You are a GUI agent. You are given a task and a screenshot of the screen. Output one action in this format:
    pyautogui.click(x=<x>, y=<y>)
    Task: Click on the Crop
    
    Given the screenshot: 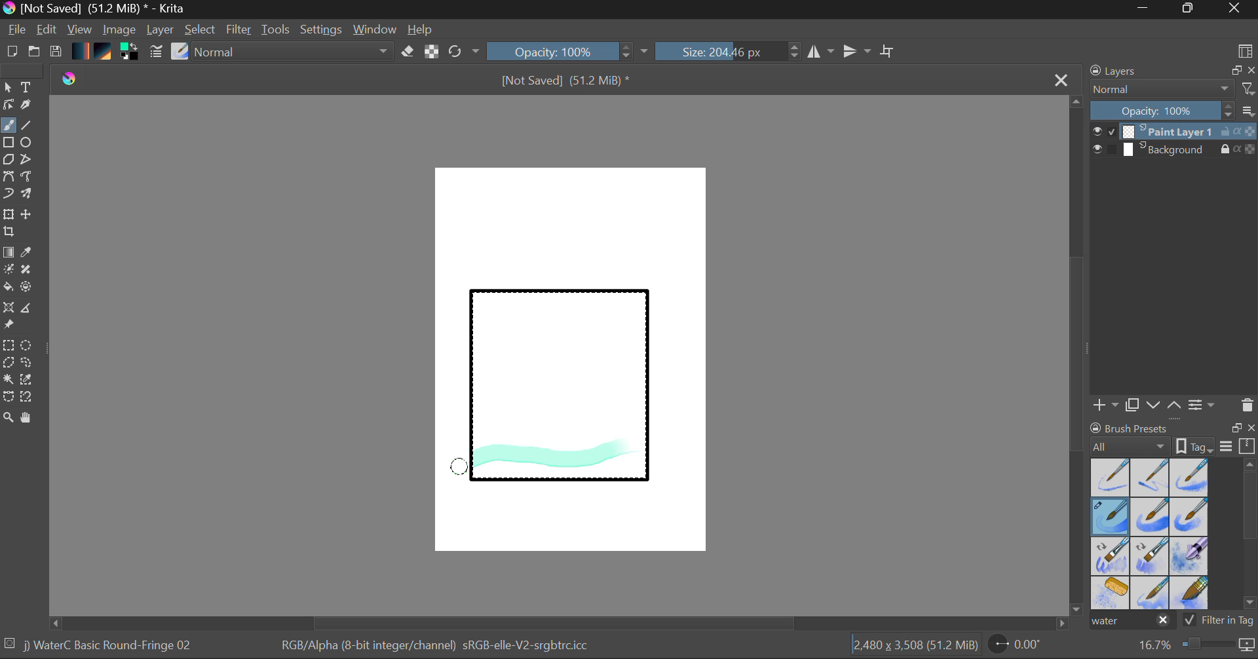 What is the action you would take?
    pyautogui.click(x=10, y=232)
    